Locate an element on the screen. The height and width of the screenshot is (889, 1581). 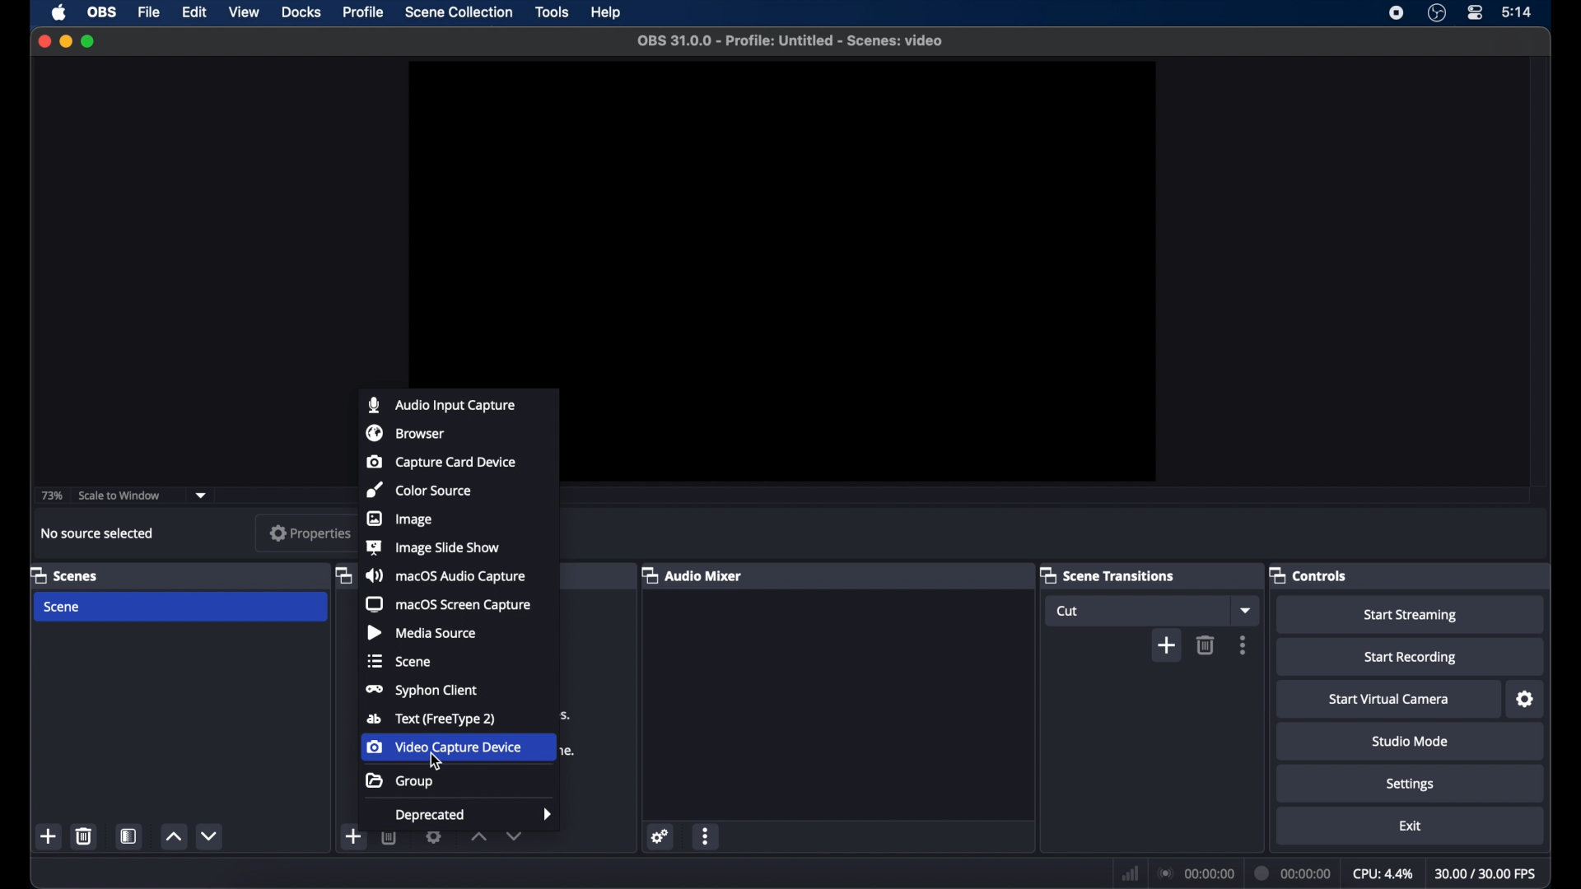
syphon client is located at coordinates (421, 691).